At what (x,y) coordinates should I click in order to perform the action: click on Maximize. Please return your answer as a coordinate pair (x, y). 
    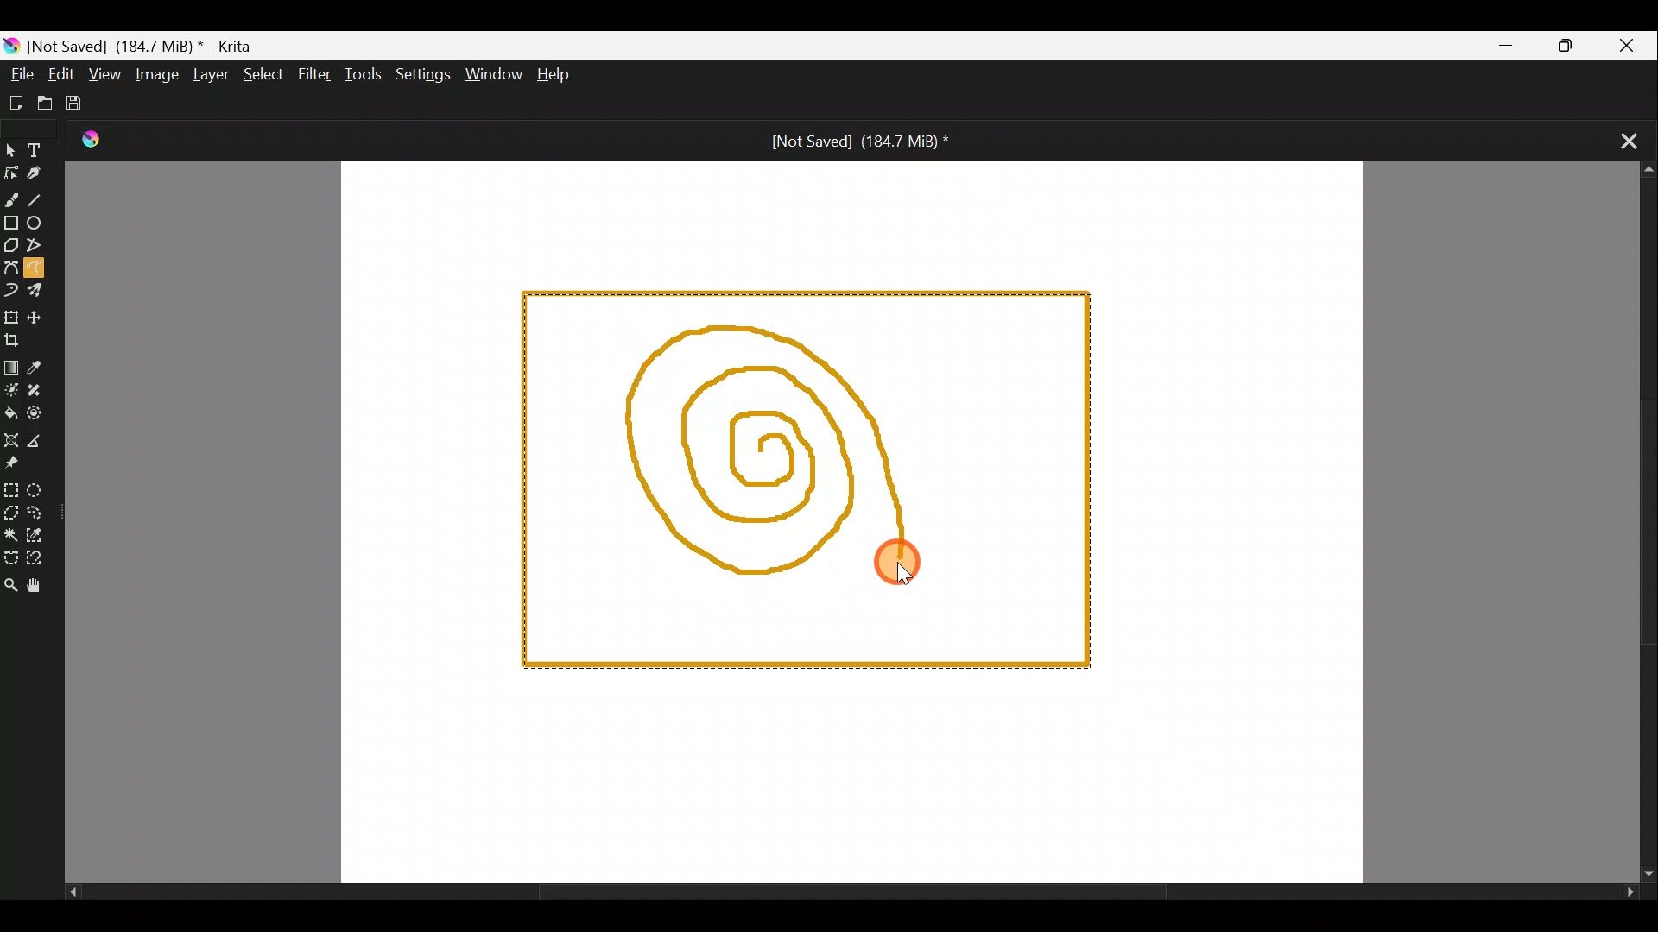
    Looking at the image, I should click on (1571, 45).